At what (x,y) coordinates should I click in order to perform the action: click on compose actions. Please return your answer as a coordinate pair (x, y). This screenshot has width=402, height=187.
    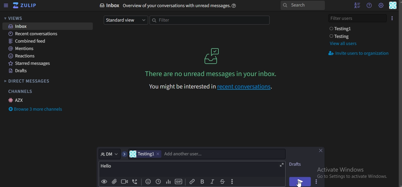
    Looking at the image, I should click on (233, 182).